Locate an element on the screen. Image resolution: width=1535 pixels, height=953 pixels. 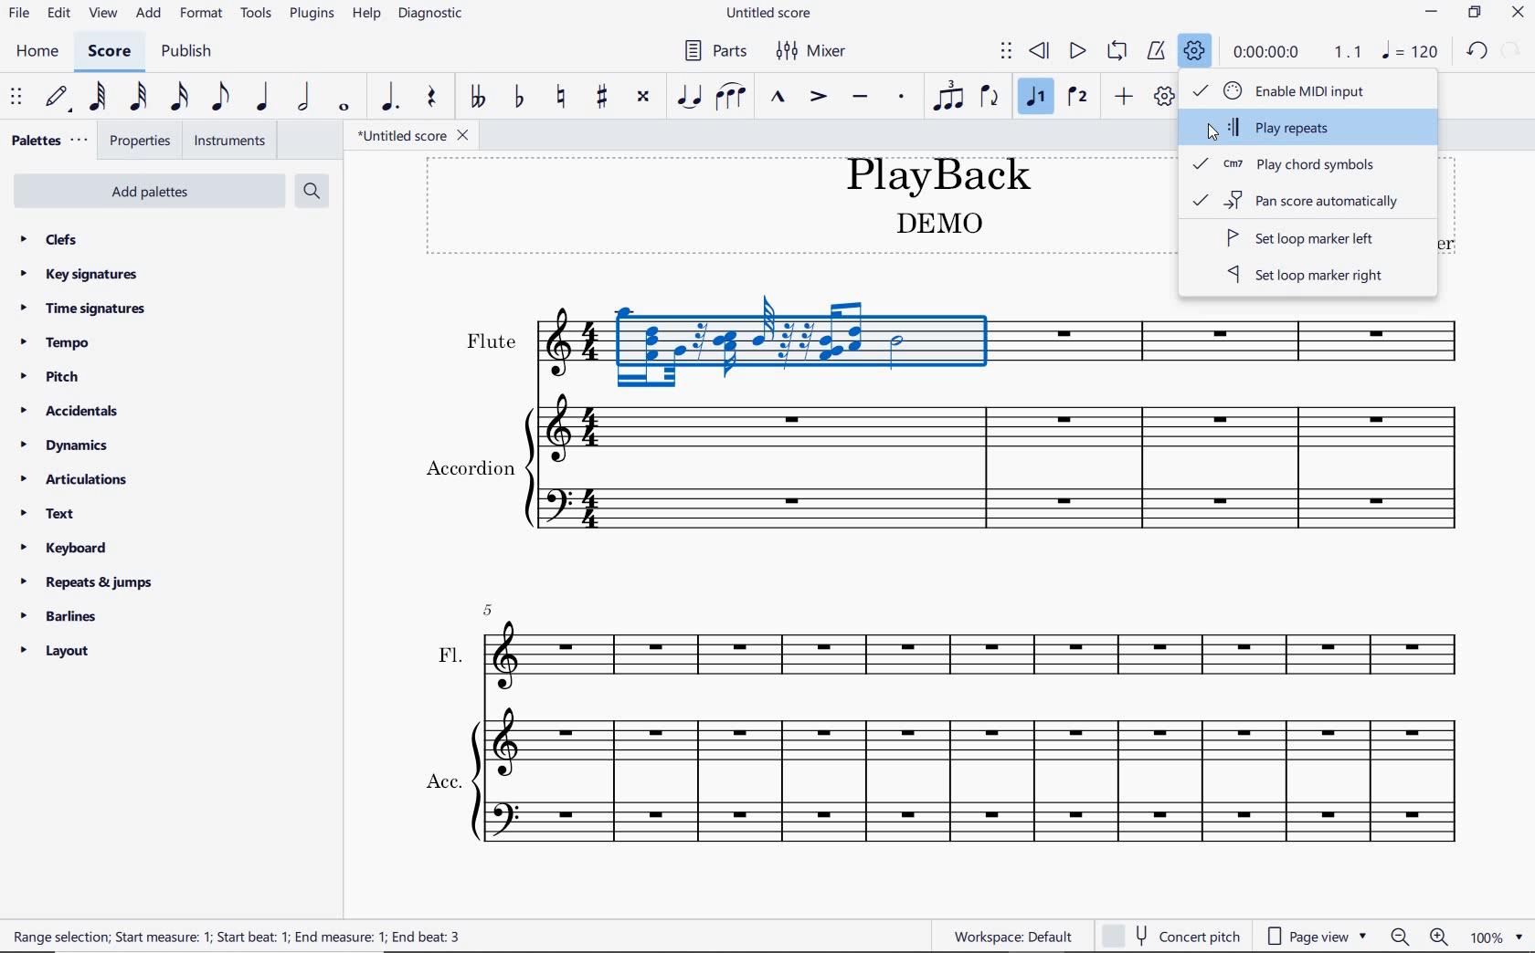
parts is located at coordinates (716, 49).